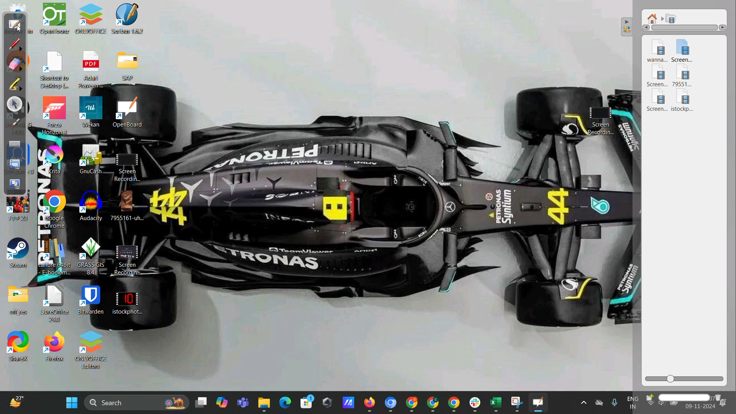 The width and height of the screenshot is (736, 414). Describe the element at coordinates (495, 403) in the screenshot. I see `Minimized microsoft excel` at that location.